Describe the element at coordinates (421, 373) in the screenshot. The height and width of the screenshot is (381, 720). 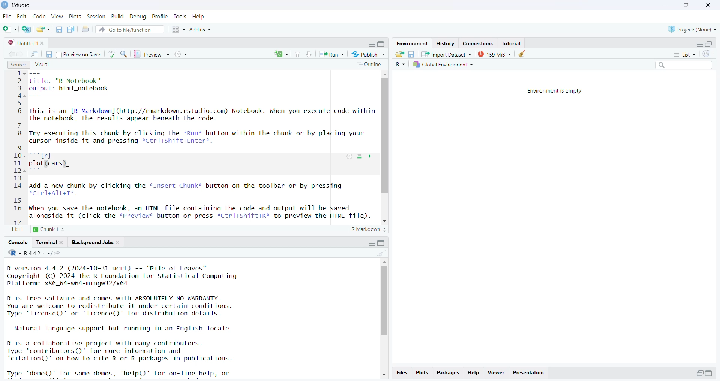
I see `plots` at that location.